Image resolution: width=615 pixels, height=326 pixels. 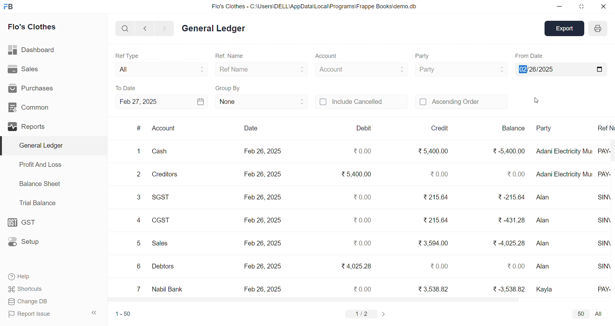 I want to click on Party, so click(x=461, y=69).